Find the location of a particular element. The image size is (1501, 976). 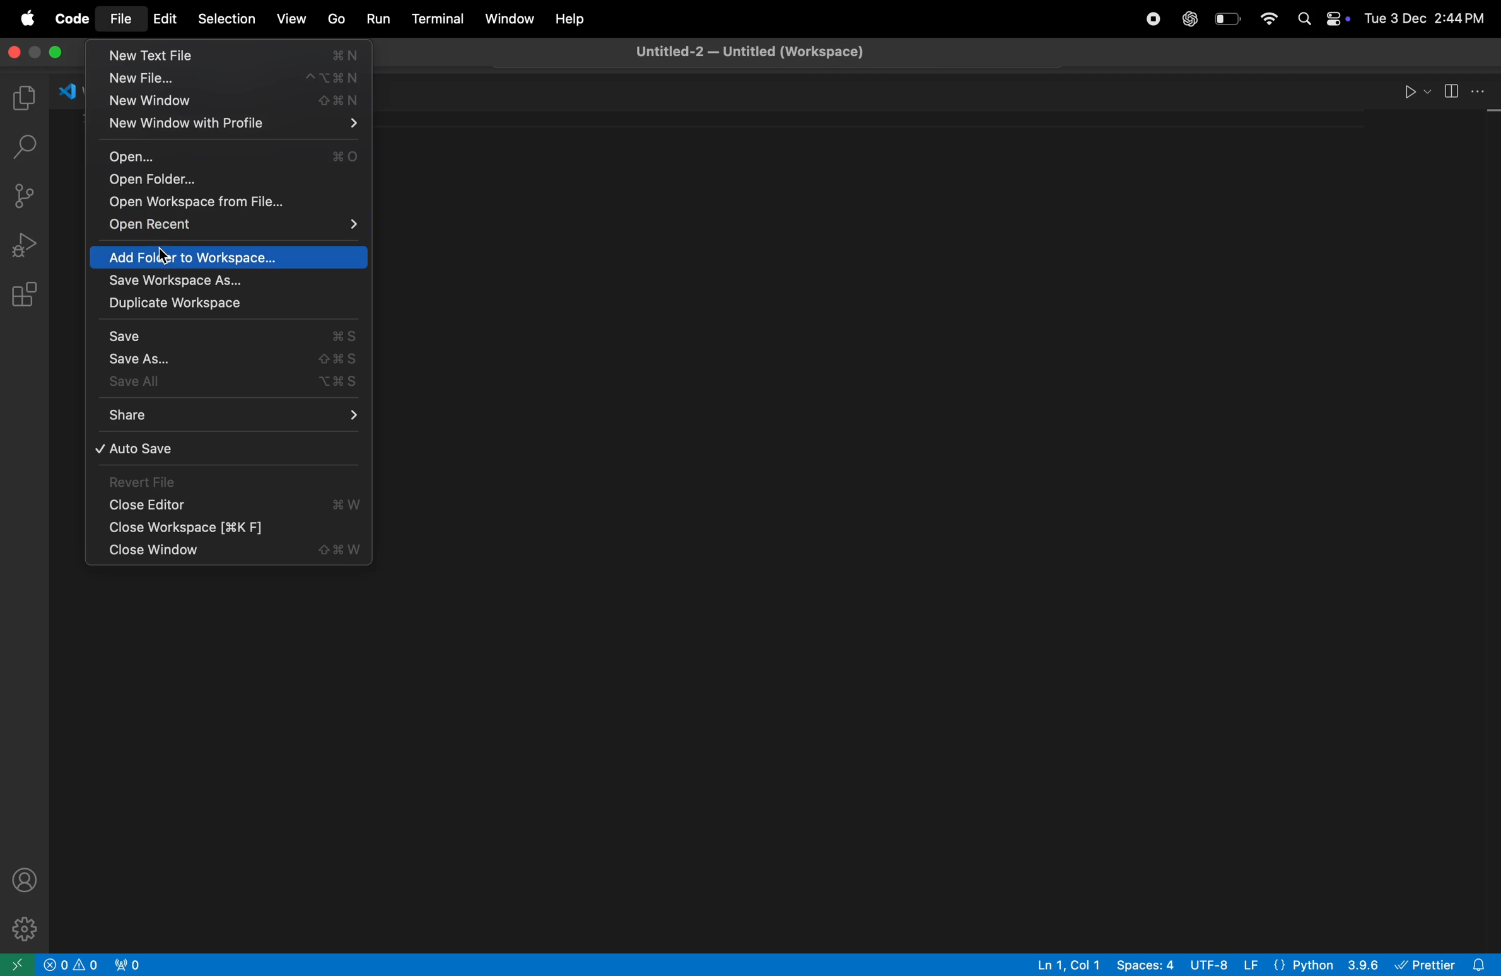

battery is located at coordinates (1229, 18).